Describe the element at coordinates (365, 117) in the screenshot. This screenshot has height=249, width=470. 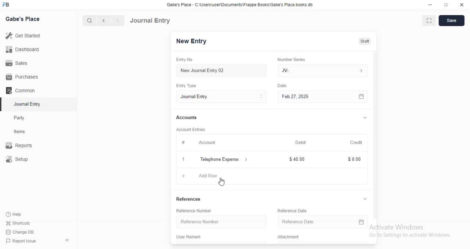
I see `Hide` at that location.